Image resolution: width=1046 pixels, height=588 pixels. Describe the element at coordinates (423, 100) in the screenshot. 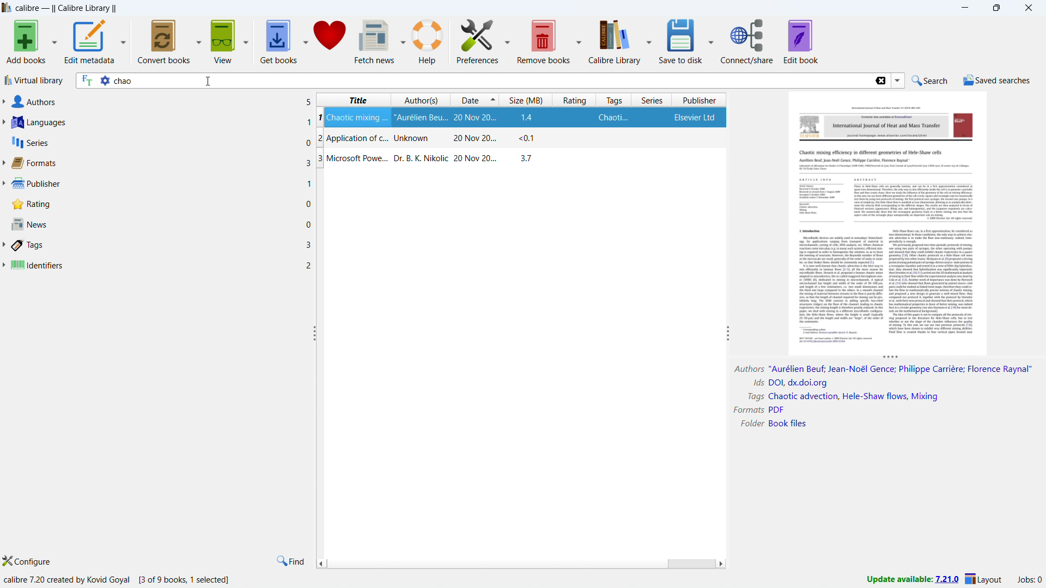

I see `sort by authors` at that location.